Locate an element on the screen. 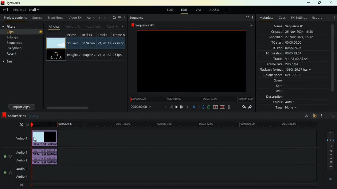 This screenshot has width=337, height=189. subclips is located at coordinates (14, 38).